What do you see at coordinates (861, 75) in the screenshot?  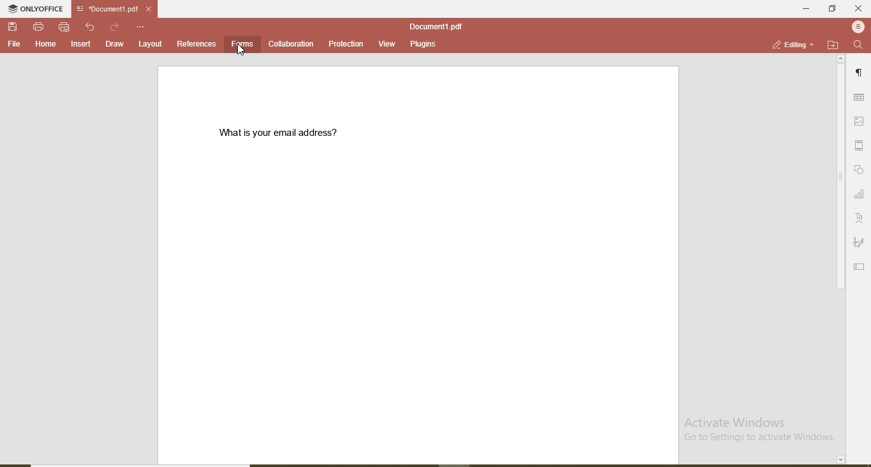 I see `paragraph` at bounding box center [861, 75].